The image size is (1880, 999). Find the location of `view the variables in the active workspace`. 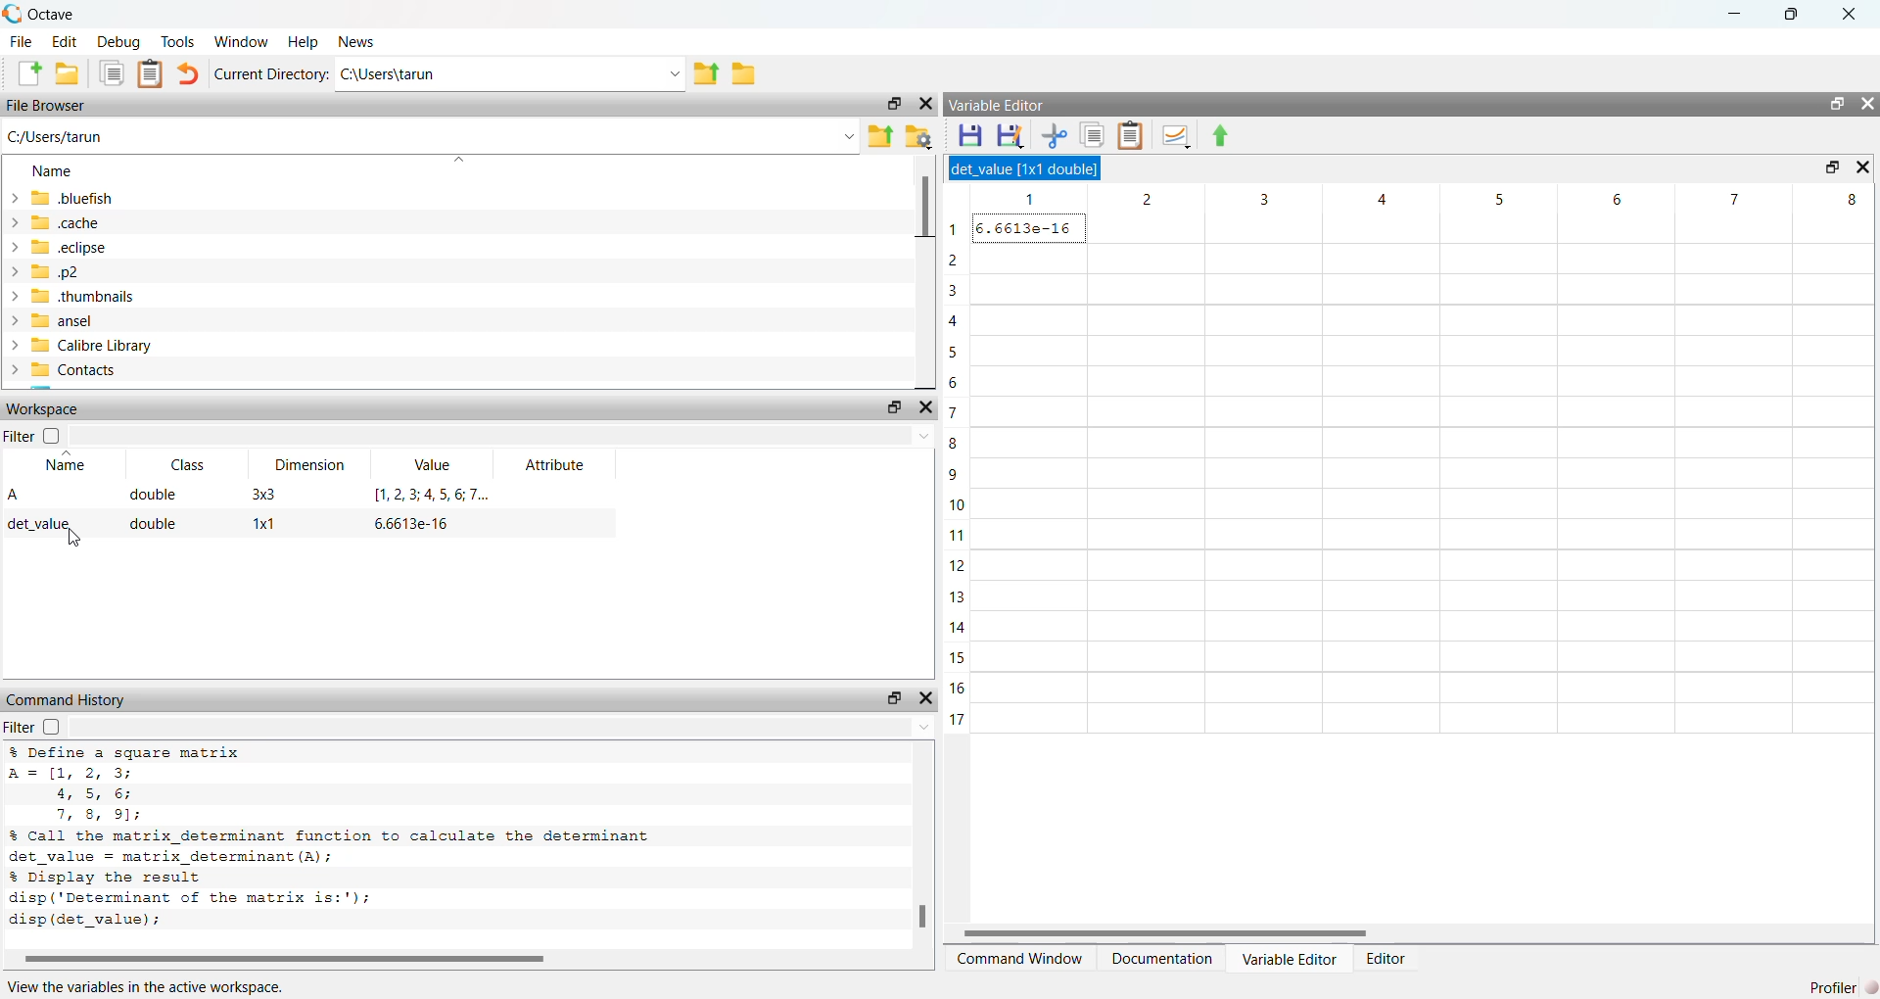

view the variables in the active workspace is located at coordinates (168, 984).